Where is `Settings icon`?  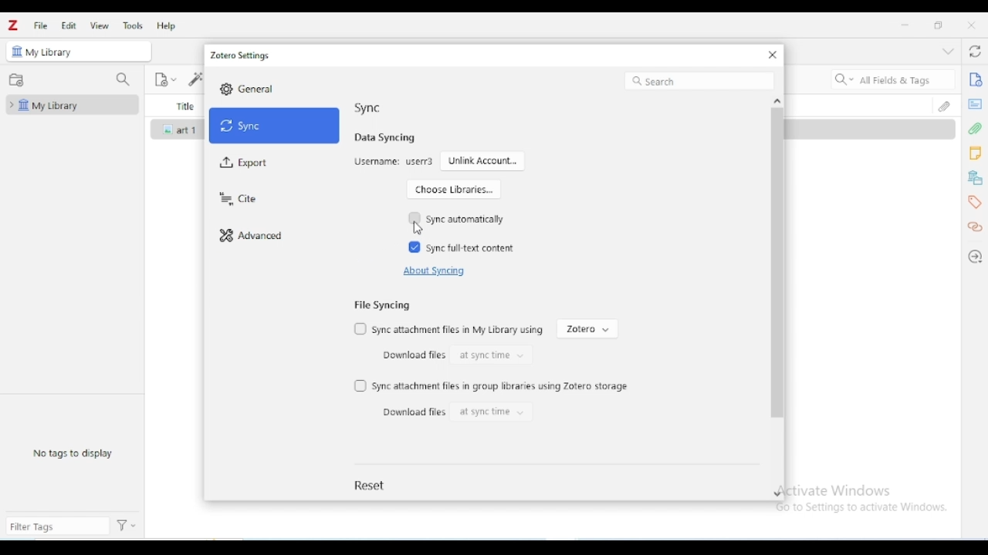 Settings icon is located at coordinates (226, 89).